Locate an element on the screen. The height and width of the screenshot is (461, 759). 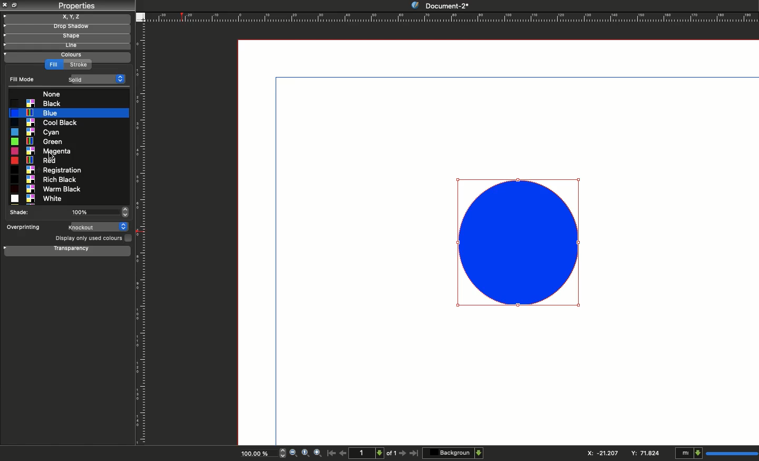
Shade is located at coordinates (23, 212).